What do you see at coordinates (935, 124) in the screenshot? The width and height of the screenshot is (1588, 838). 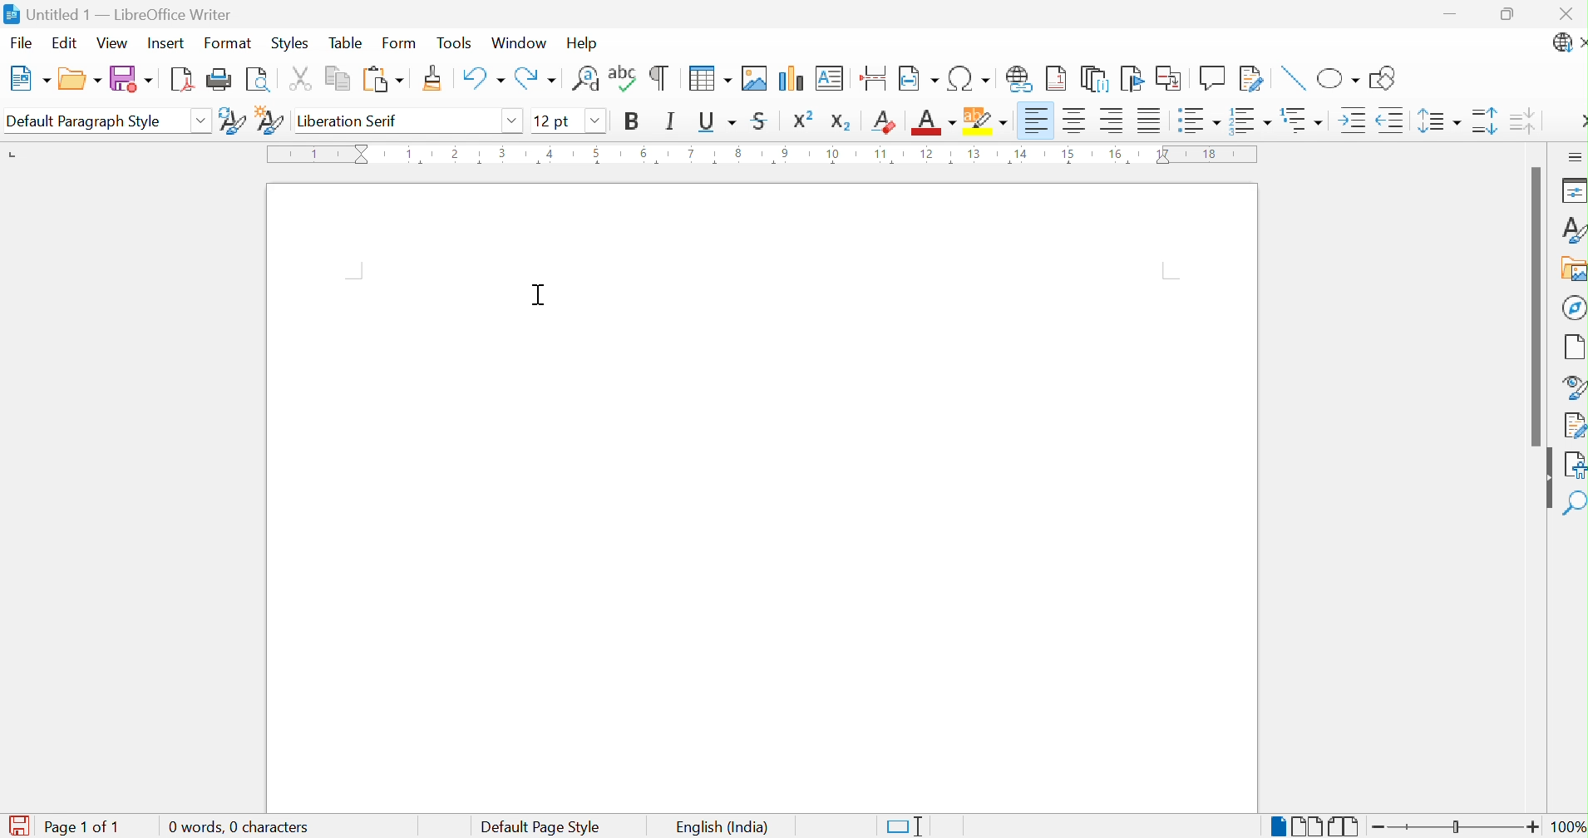 I see `Font Color` at bounding box center [935, 124].